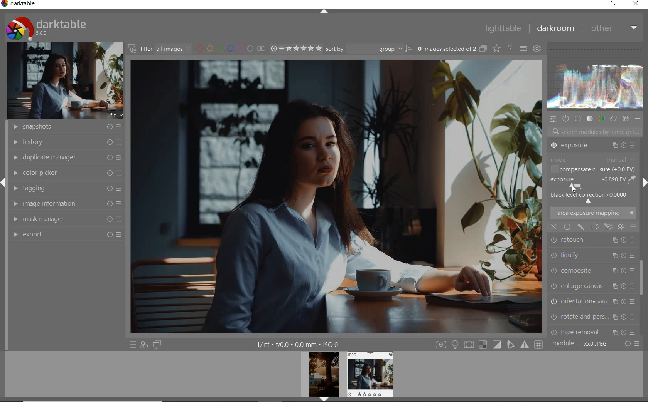  What do you see at coordinates (68, 126) in the screenshot?
I see `SNAPSHOTS` at bounding box center [68, 126].